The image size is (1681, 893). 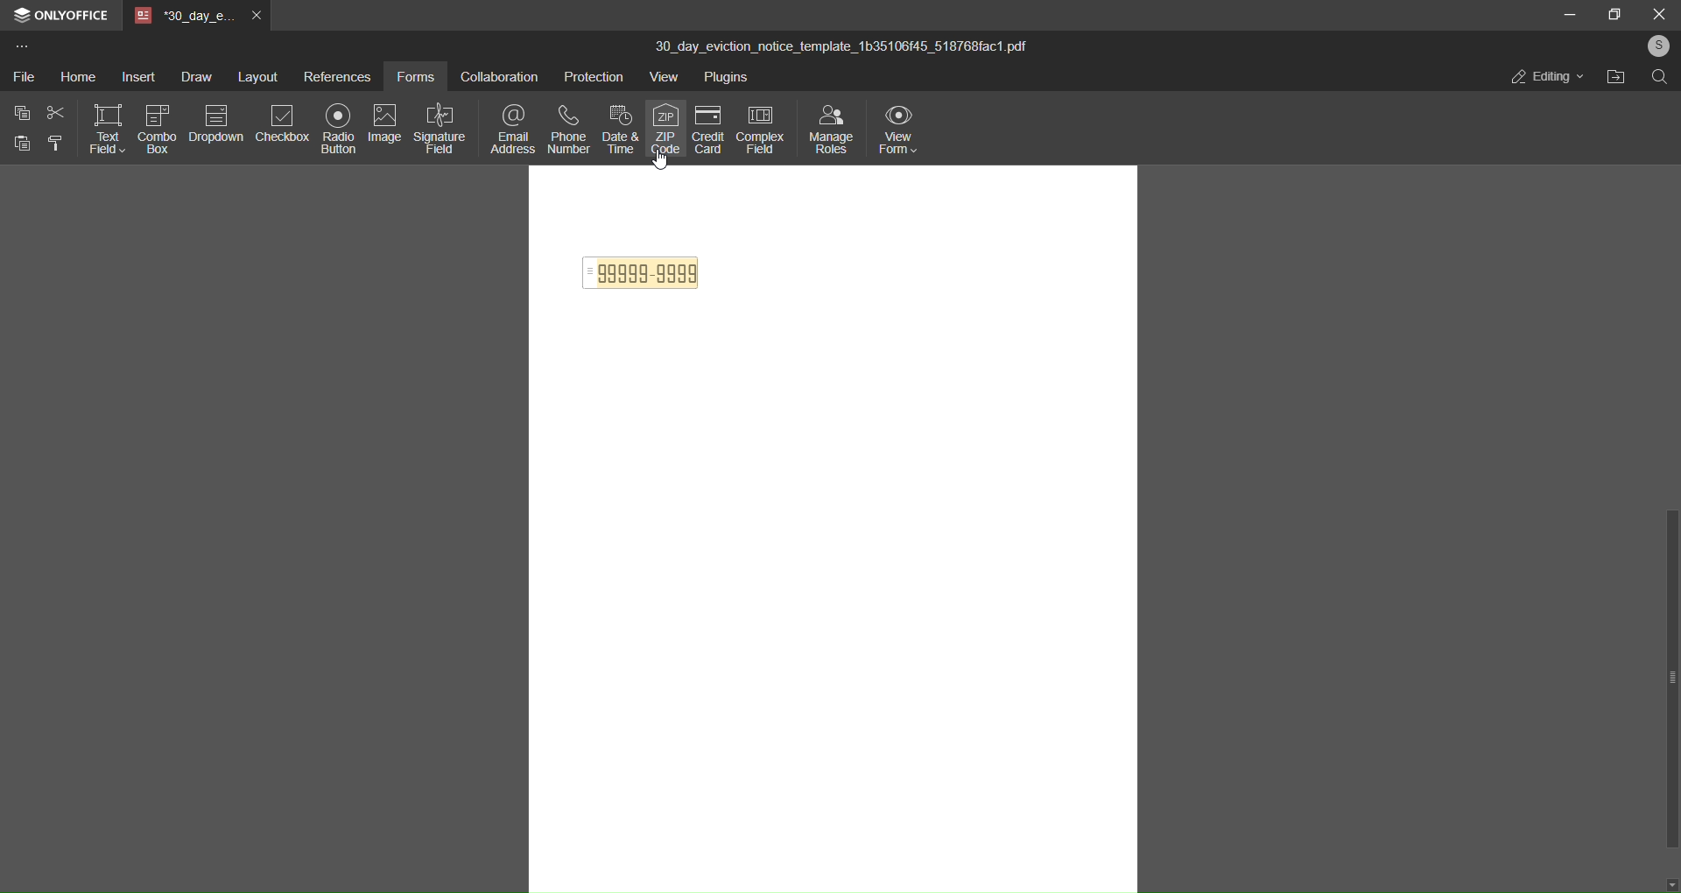 I want to click on logo, so click(x=20, y=14).